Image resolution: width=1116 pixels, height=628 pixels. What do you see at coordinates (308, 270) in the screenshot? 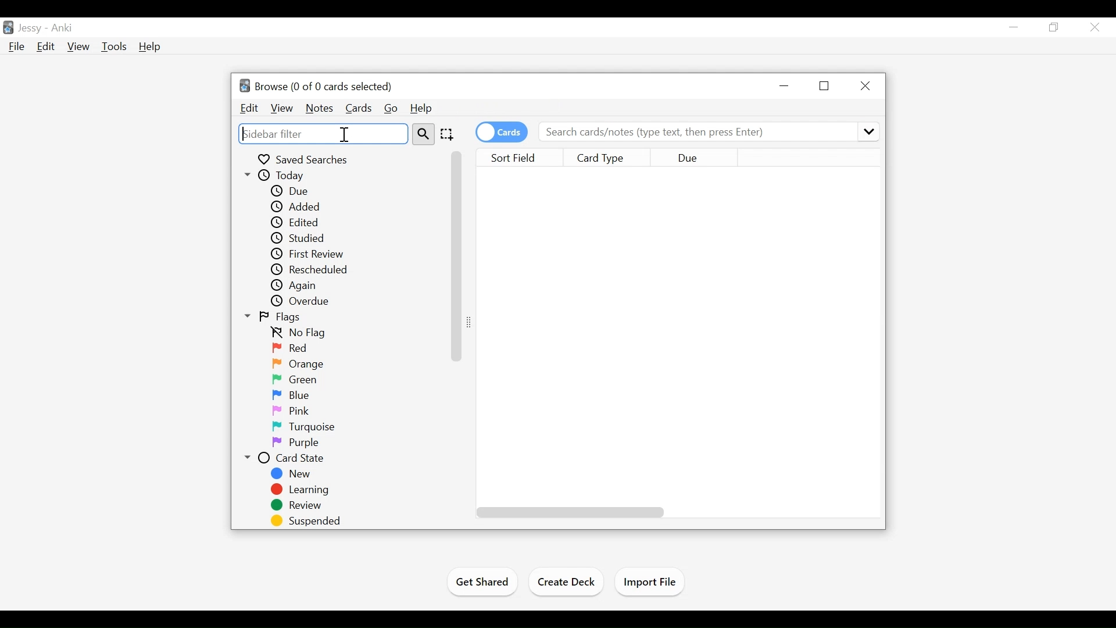
I see `Rescheduled` at bounding box center [308, 270].